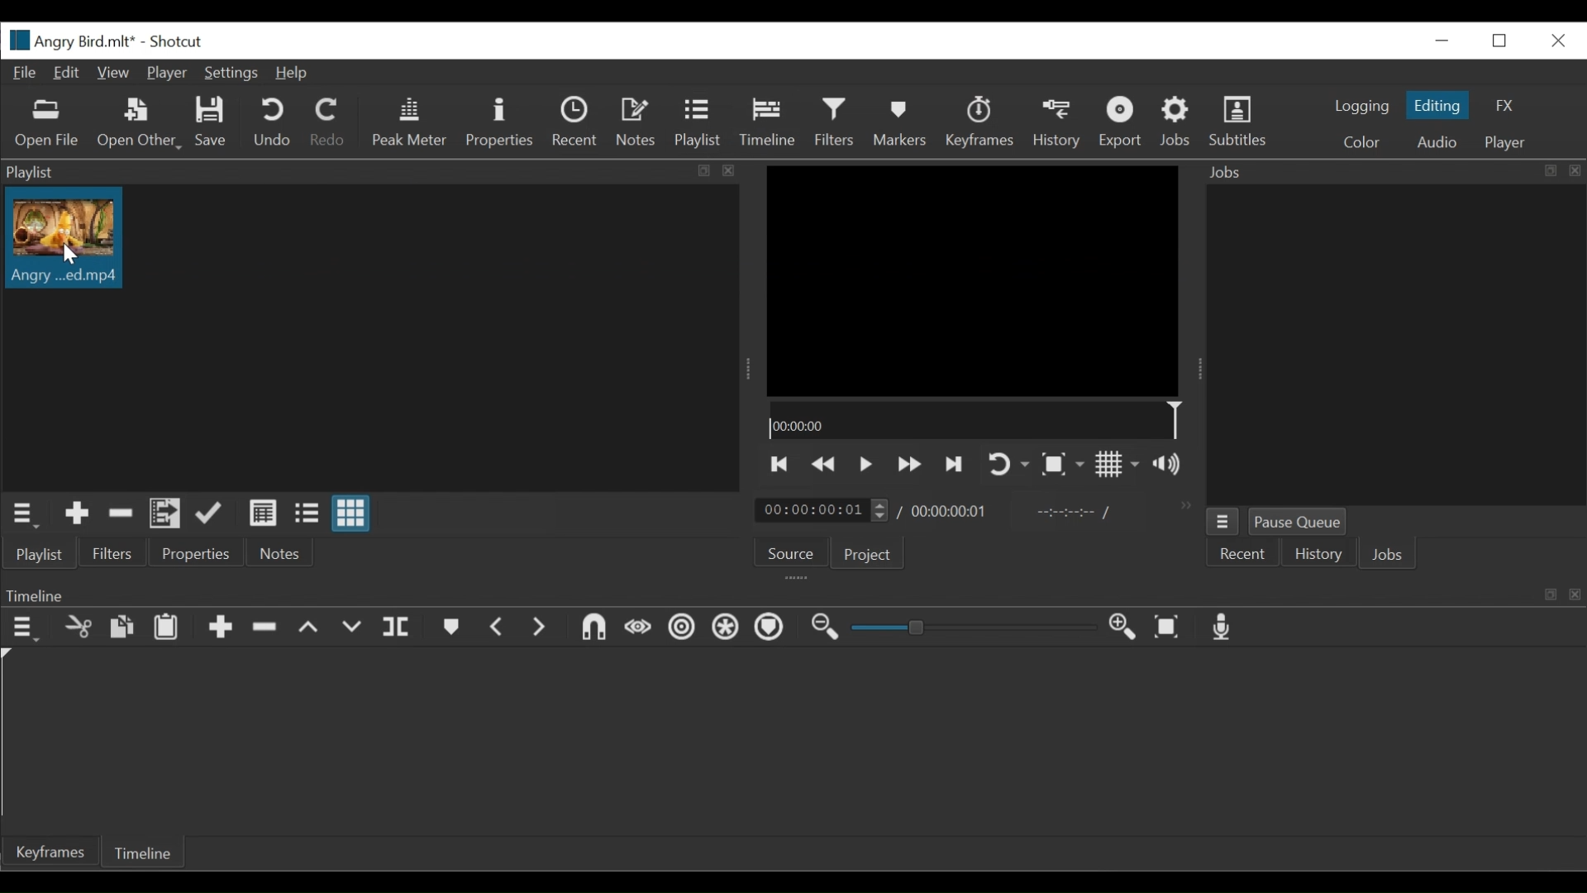  I want to click on Recent, so click(1246, 554).